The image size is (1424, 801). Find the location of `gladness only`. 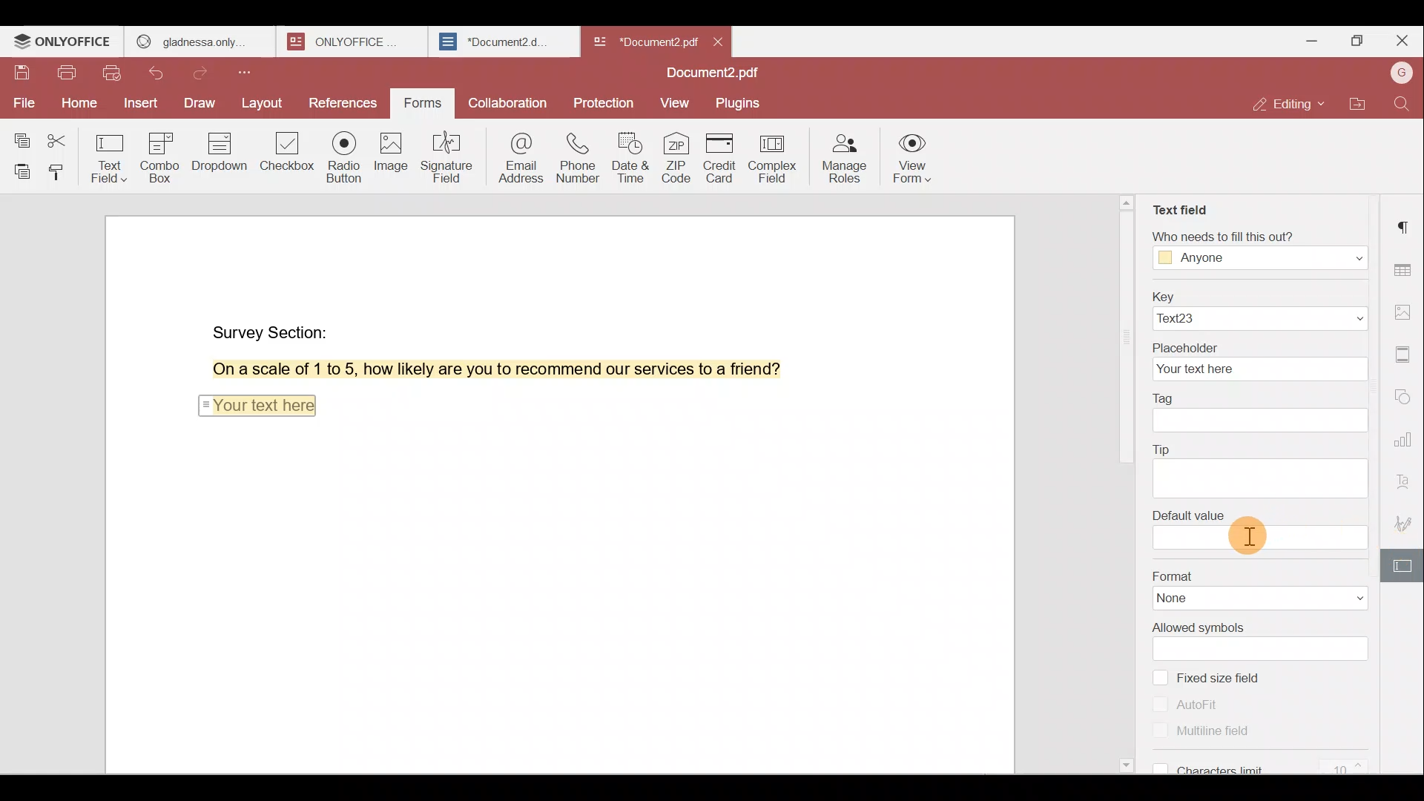

gladness only is located at coordinates (200, 42).